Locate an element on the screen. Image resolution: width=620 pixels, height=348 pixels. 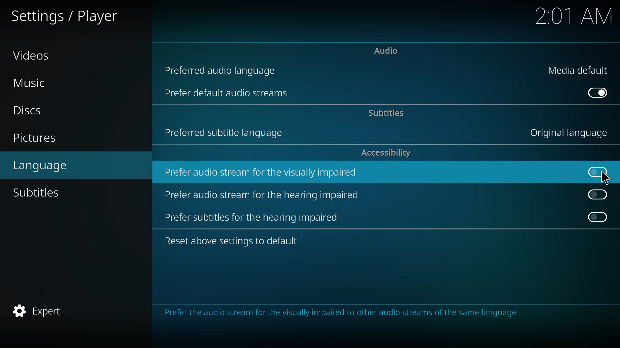
cursor is located at coordinates (606, 179).